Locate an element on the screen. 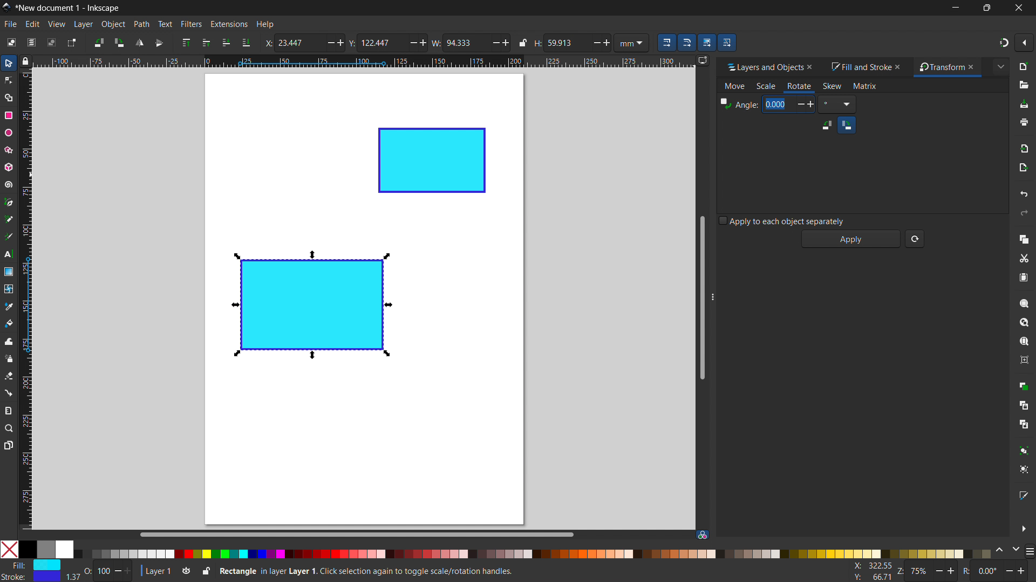 This screenshot has width=1036, height=582. deselect is located at coordinates (52, 42).